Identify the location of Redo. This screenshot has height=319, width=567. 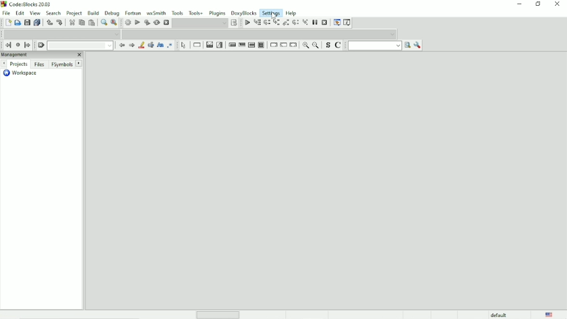
(61, 23).